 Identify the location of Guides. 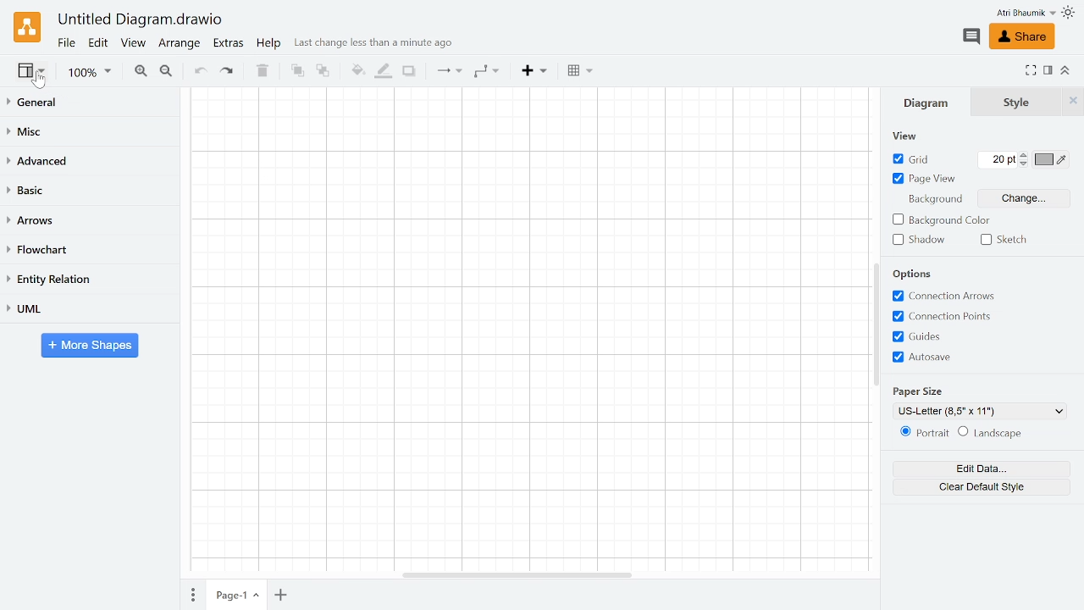
(949, 337).